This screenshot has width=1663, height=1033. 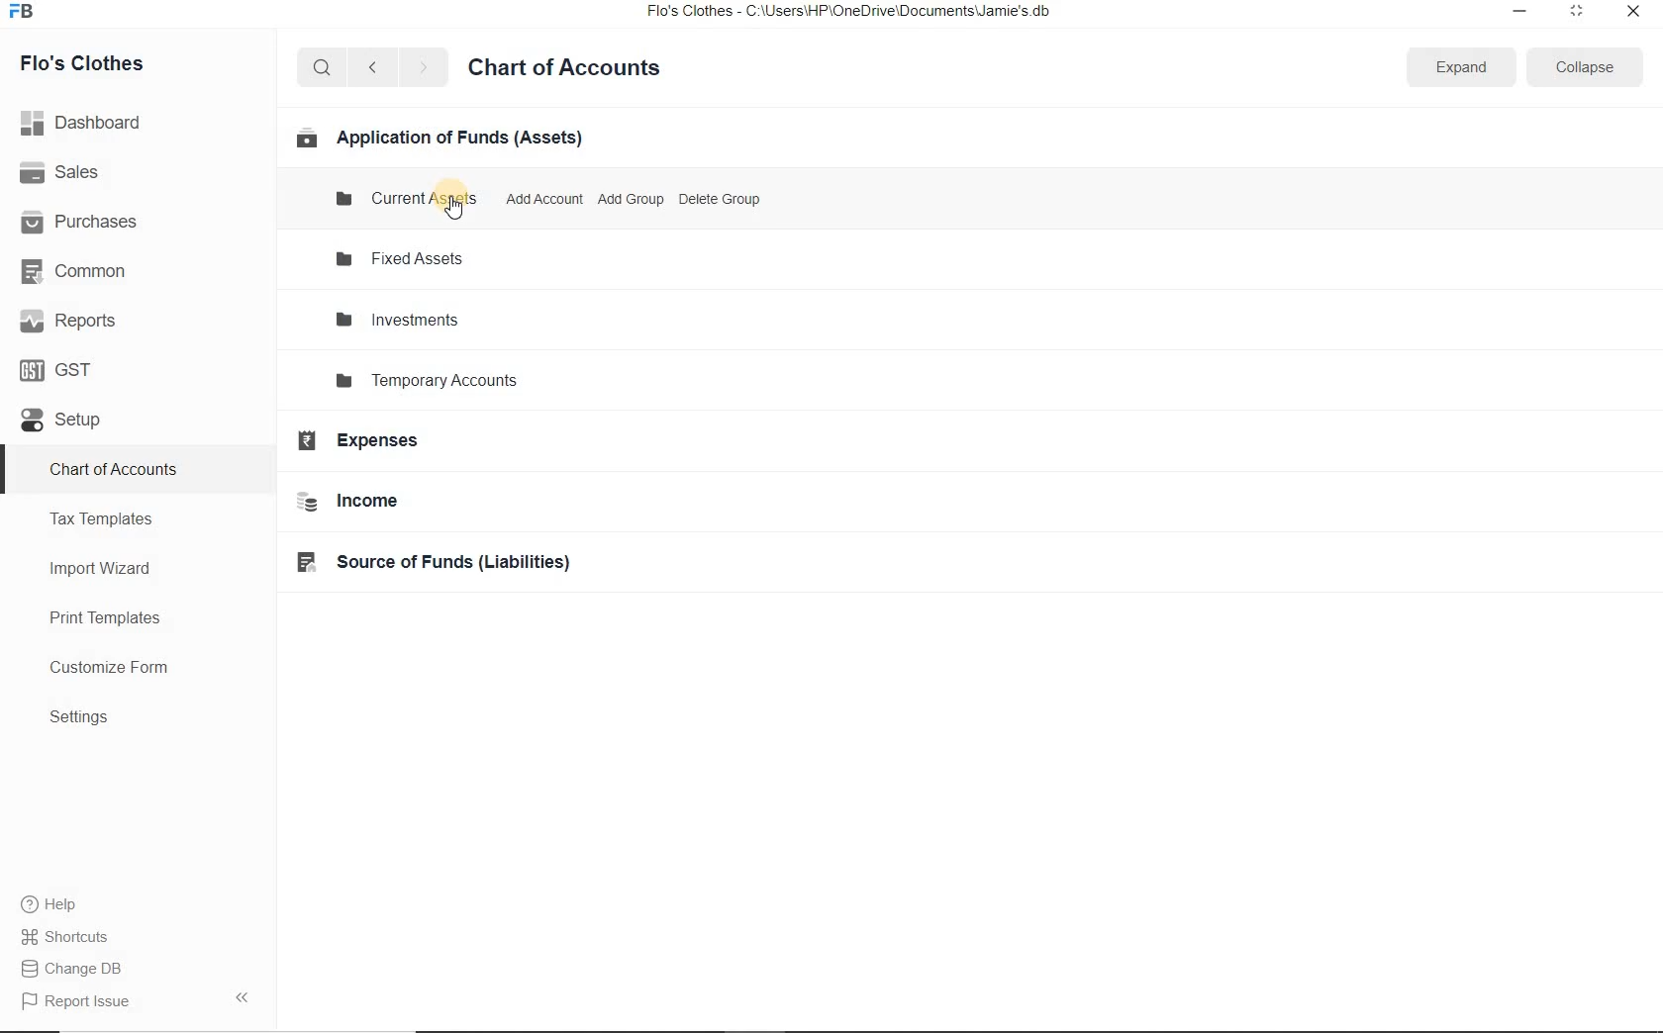 What do you see at coordinates (1632, 10) in the screenshot?
I see `close` at bounding box center [1632, 10].